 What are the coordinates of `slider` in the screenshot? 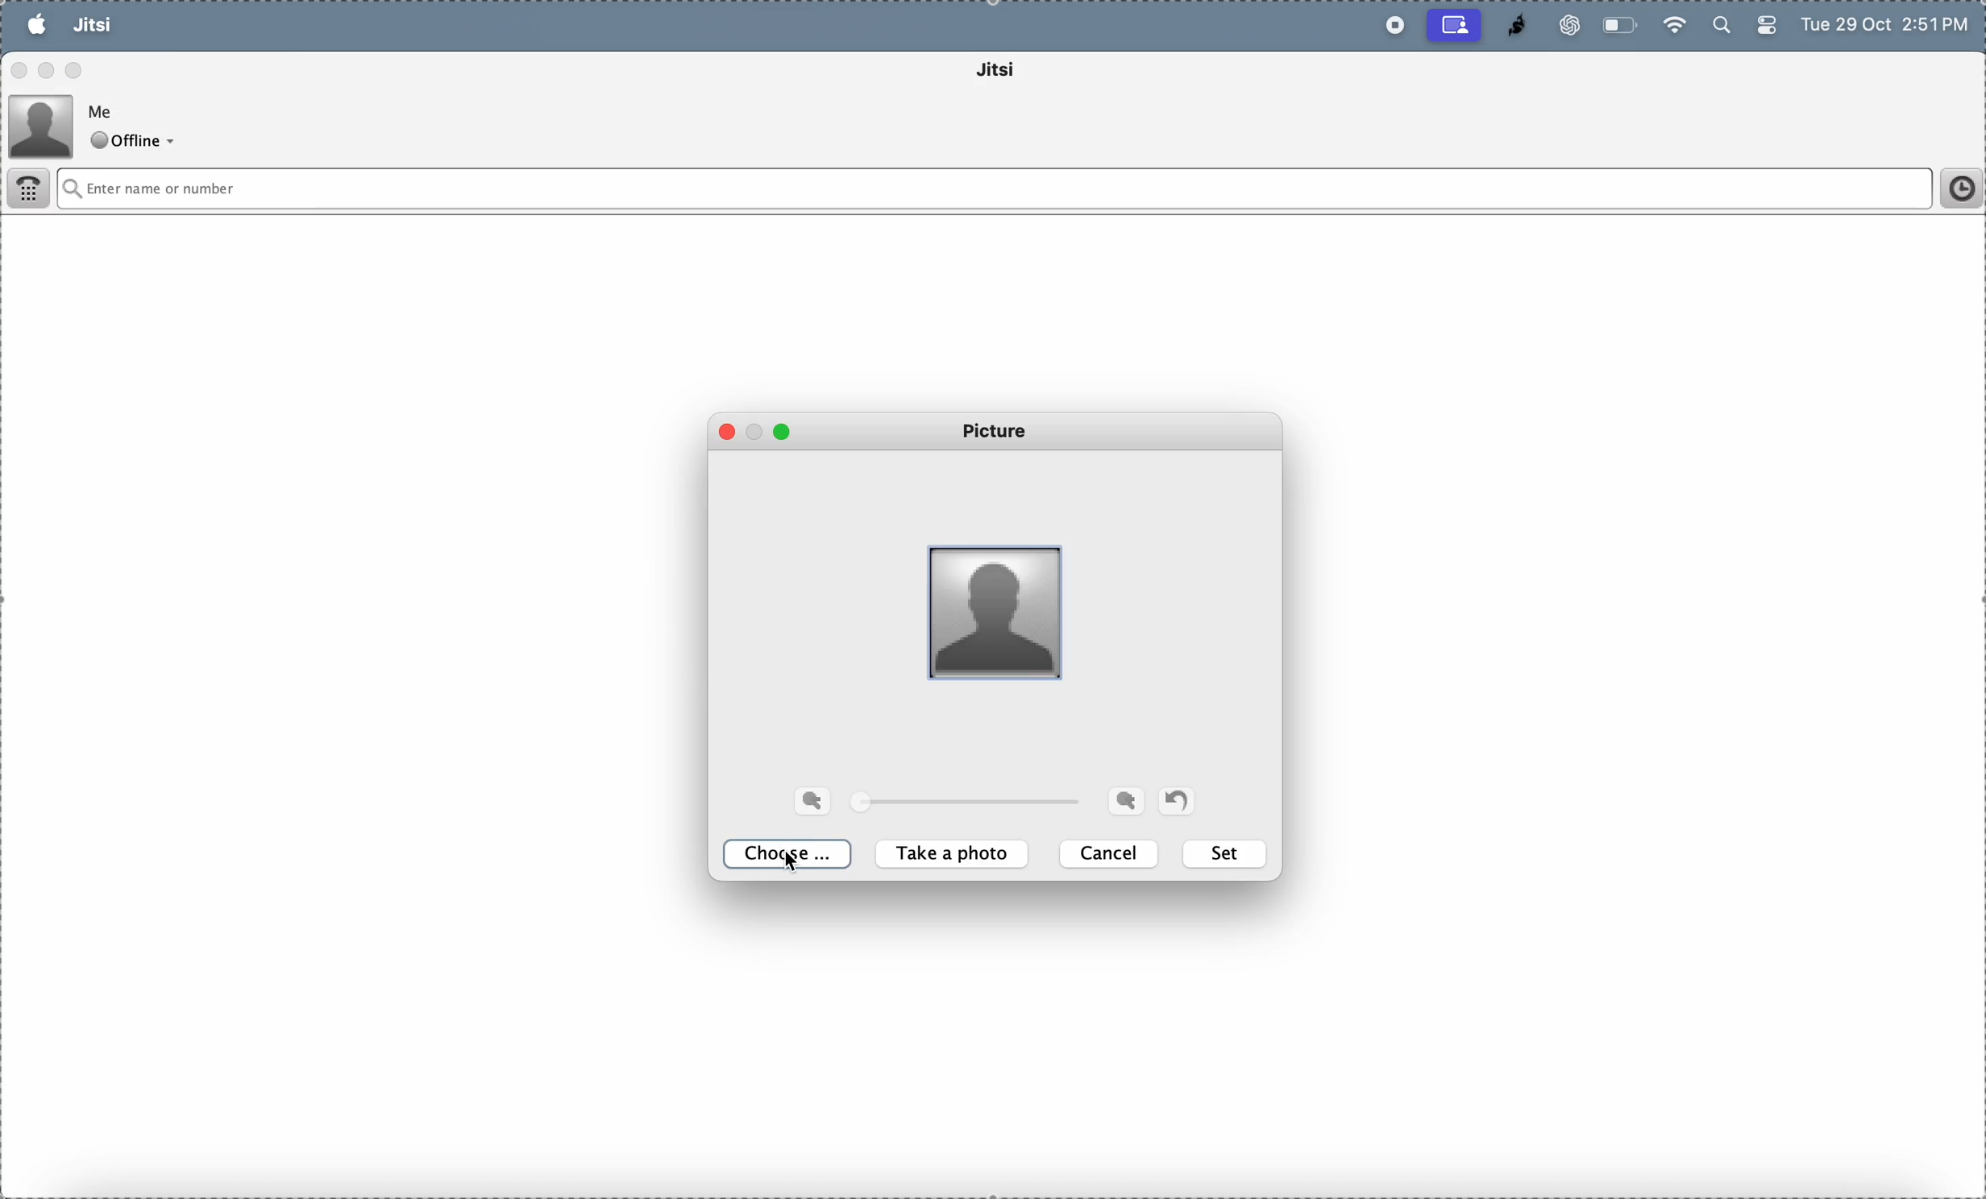 It's located at (974, 803).